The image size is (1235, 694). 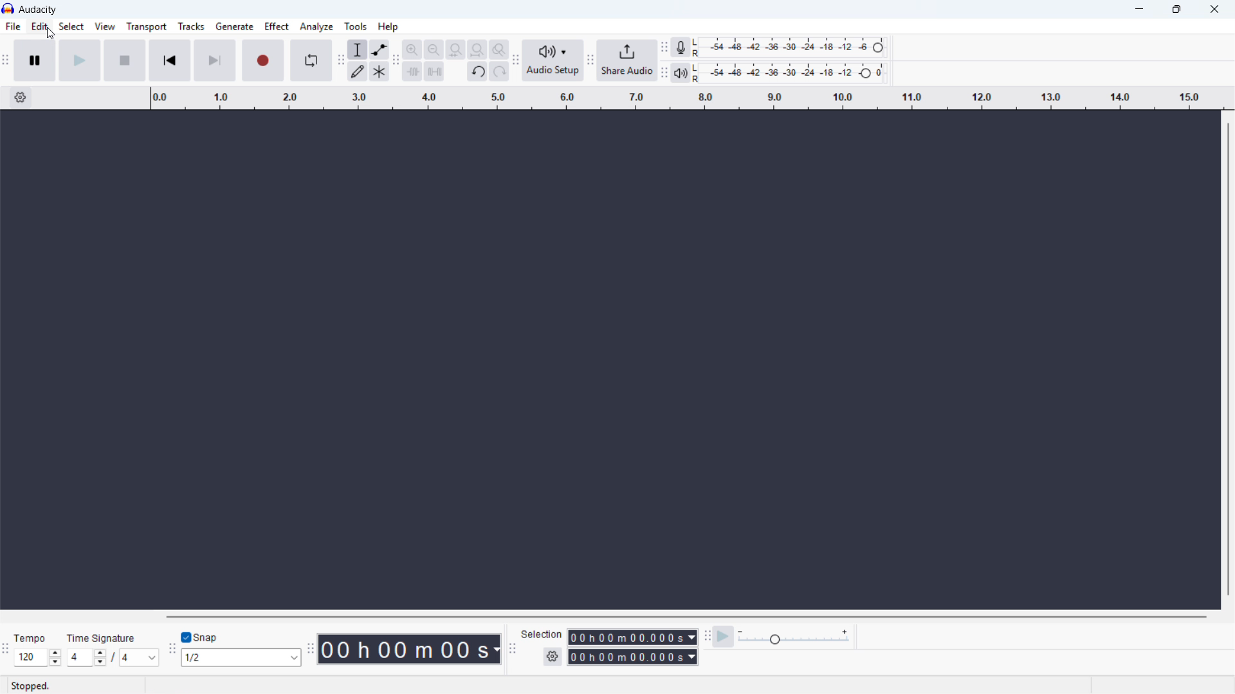 I want to click on skip to start, so click(x=170, y=60).